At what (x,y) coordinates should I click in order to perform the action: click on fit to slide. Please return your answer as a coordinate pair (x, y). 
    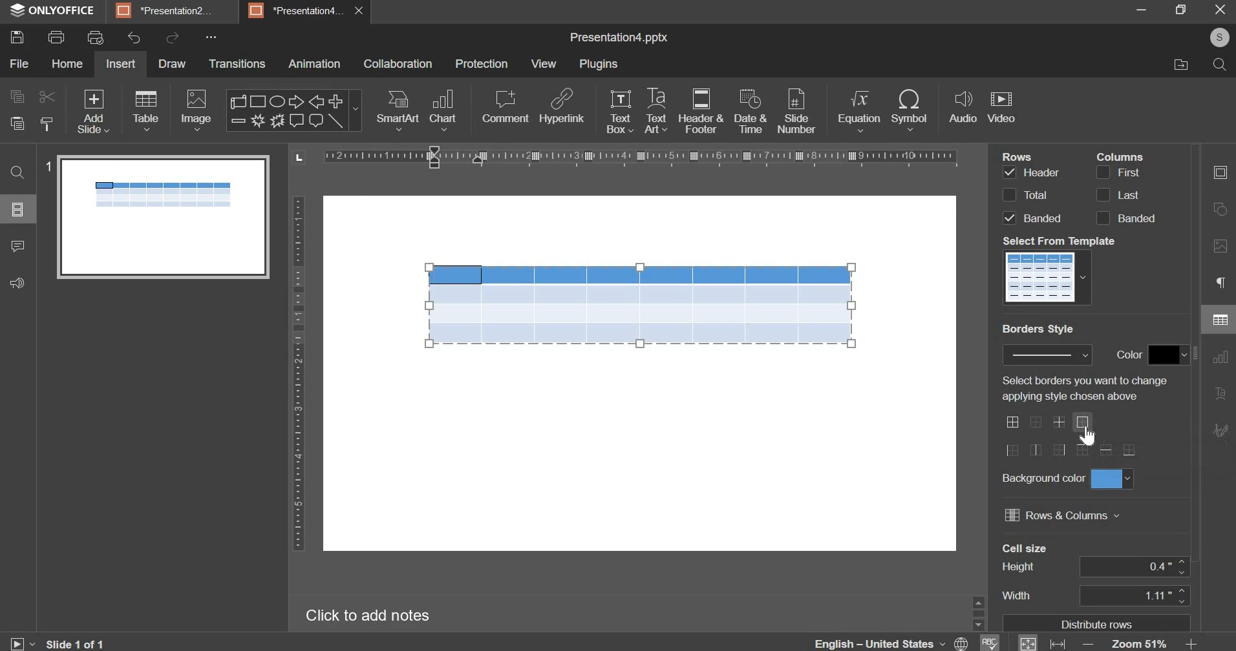
    Looking at the image, I should click on (1028, 643).